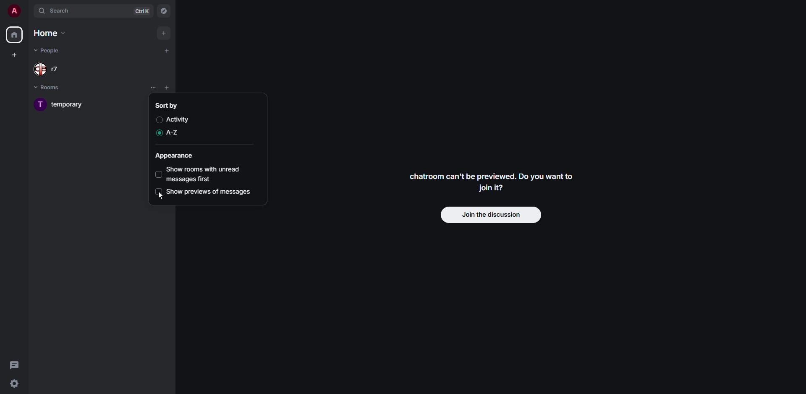 This screenshot has height=394, width=806. I want to click on list options, so click(179, 88).